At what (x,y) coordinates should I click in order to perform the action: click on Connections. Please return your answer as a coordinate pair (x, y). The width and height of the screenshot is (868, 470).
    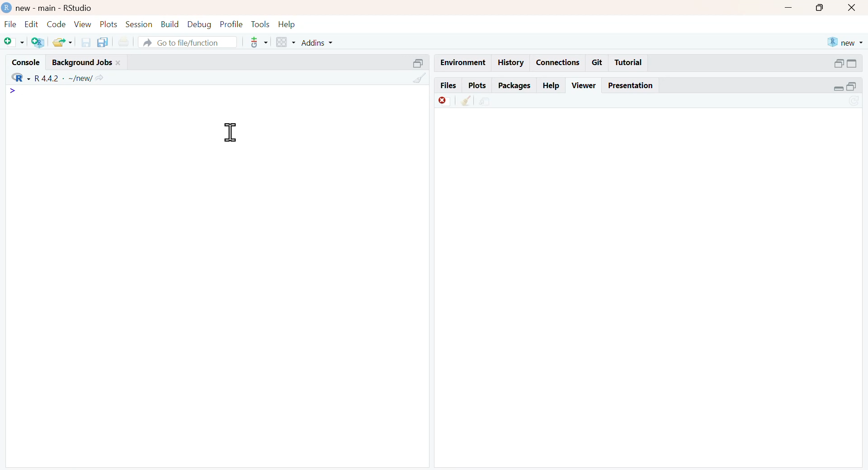
    Looking at the image, I should click on (557, 61).